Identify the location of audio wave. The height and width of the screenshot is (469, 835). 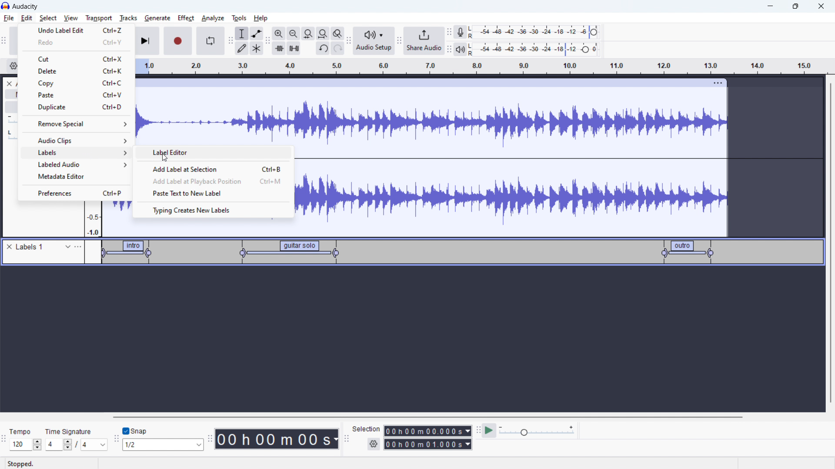
(431, 116).